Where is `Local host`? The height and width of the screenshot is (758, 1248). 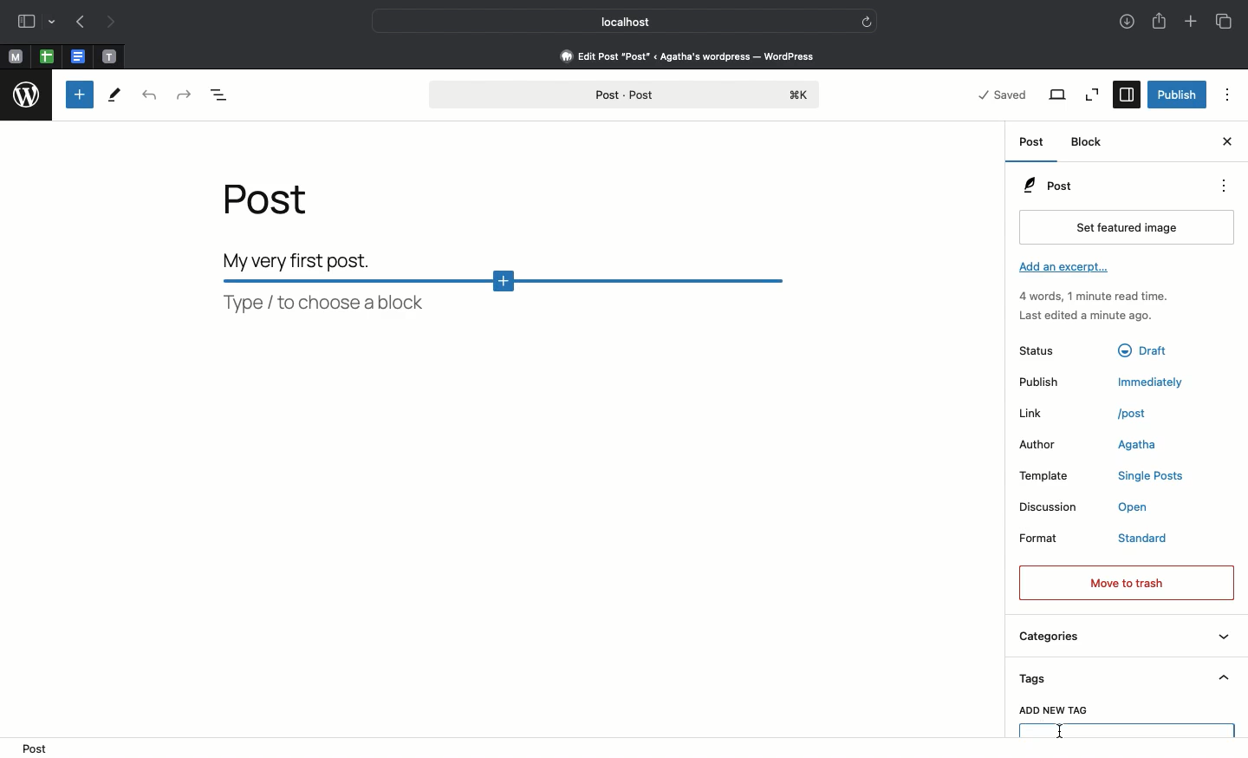 Local host is located at coordinates (614, 23).